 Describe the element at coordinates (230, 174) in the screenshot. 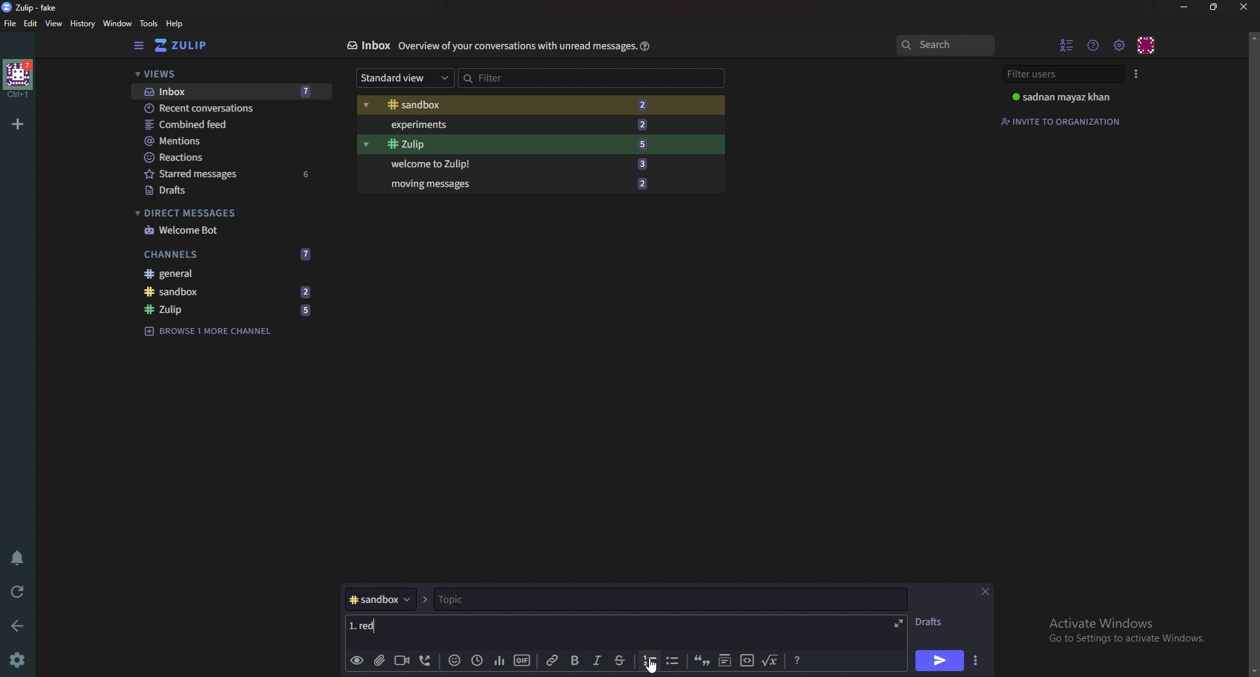

I see `Starred messages` at that location.